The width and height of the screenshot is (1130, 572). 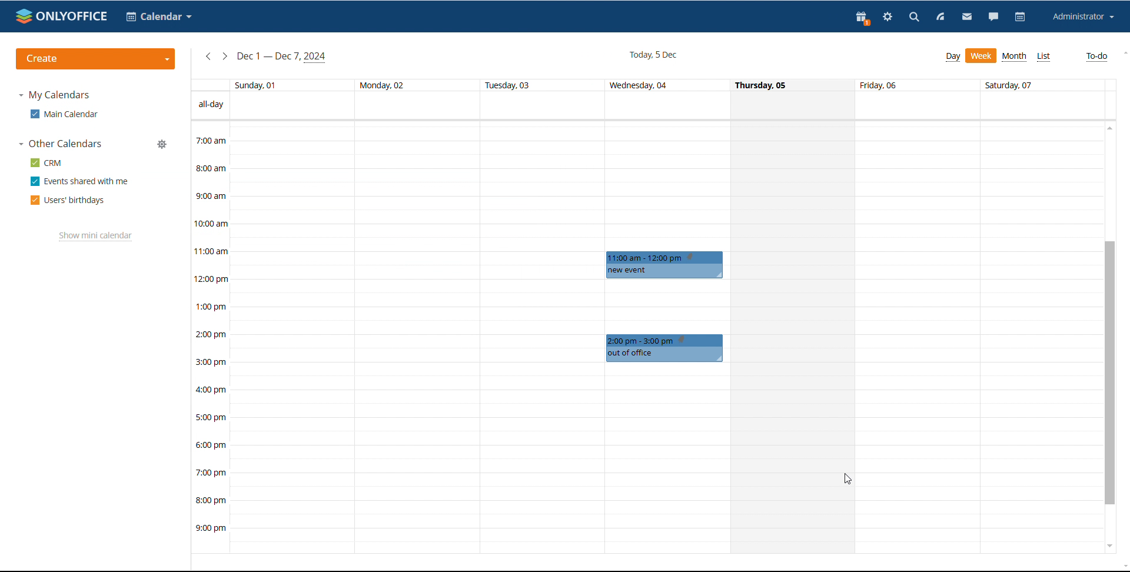 What do you see at coordinates (211, 337) in the screenshot?
I see `timeline` at bounding box center [211, 337].